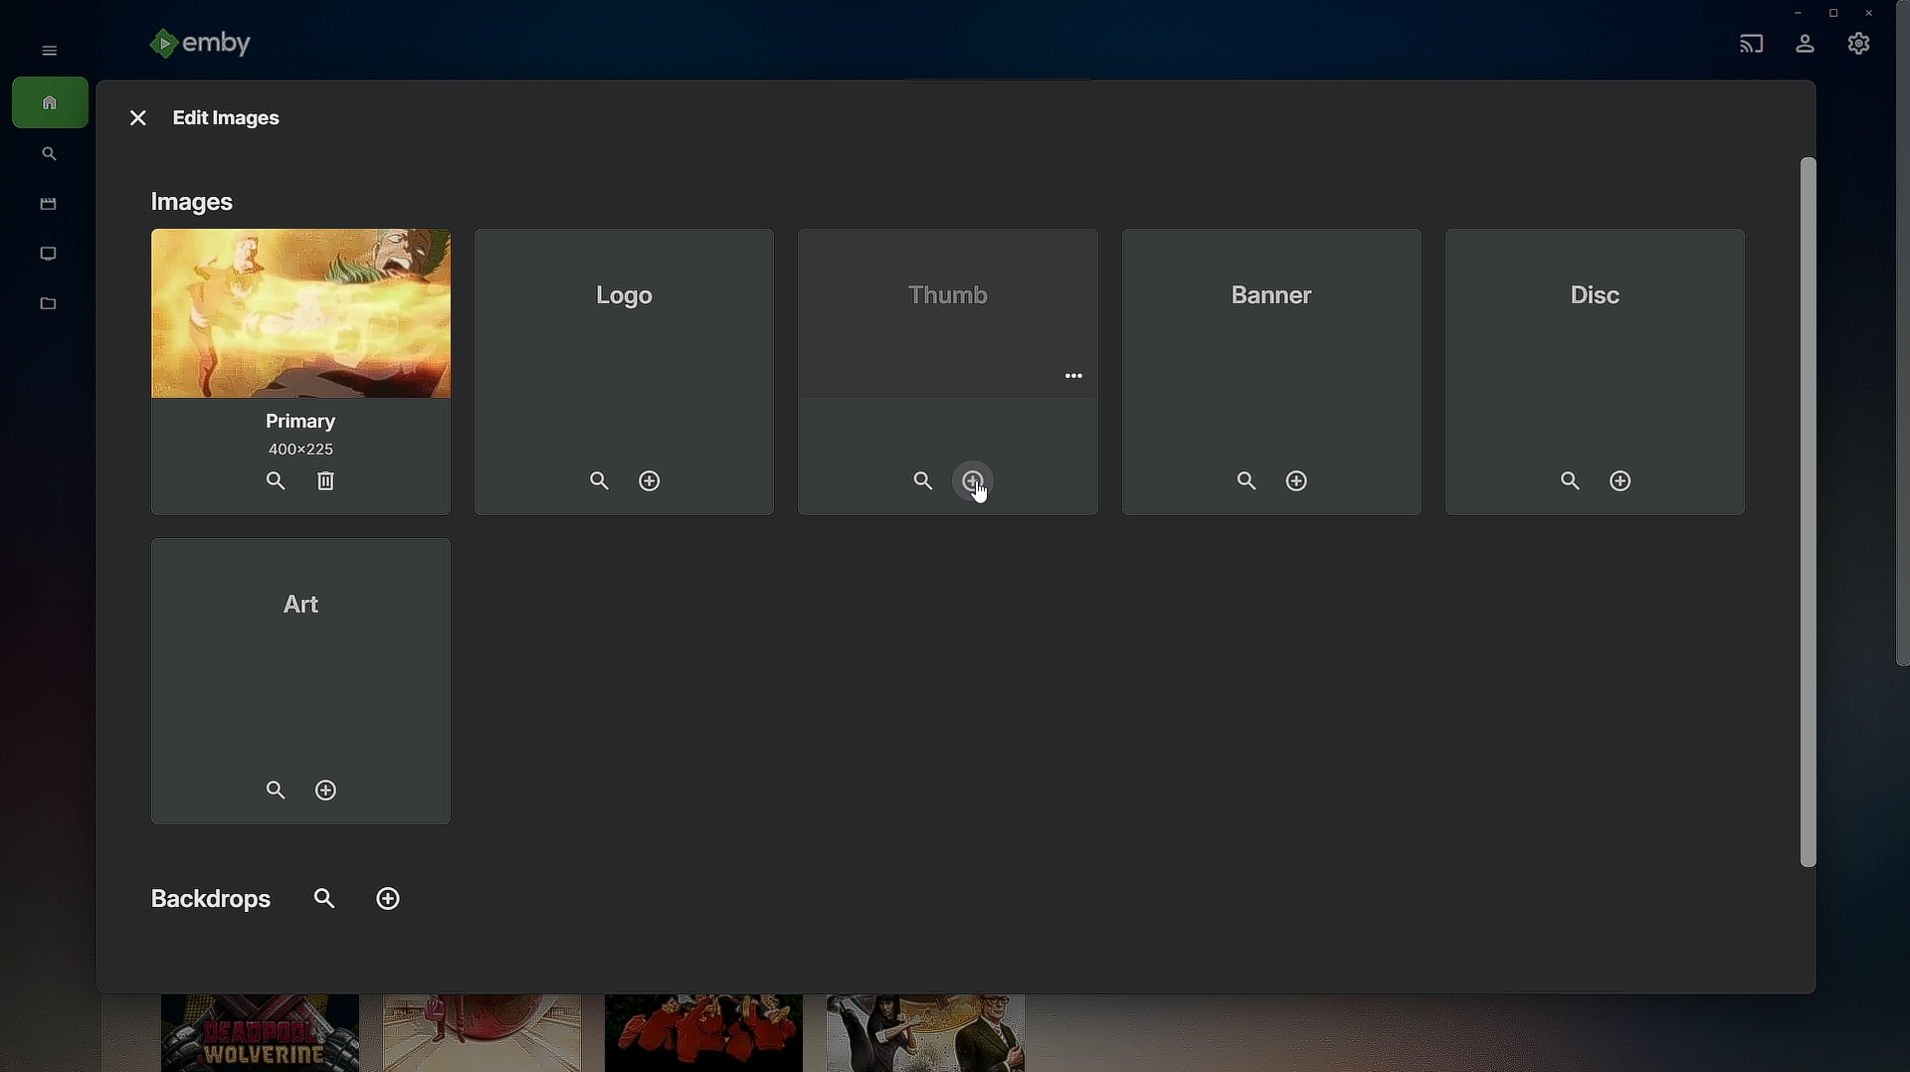 The height and width of the screenshot is (1072, 1910). What do you see at coordinates (209, 46) in the screenshot?
I see `emby` at bounding box center [209, 46].